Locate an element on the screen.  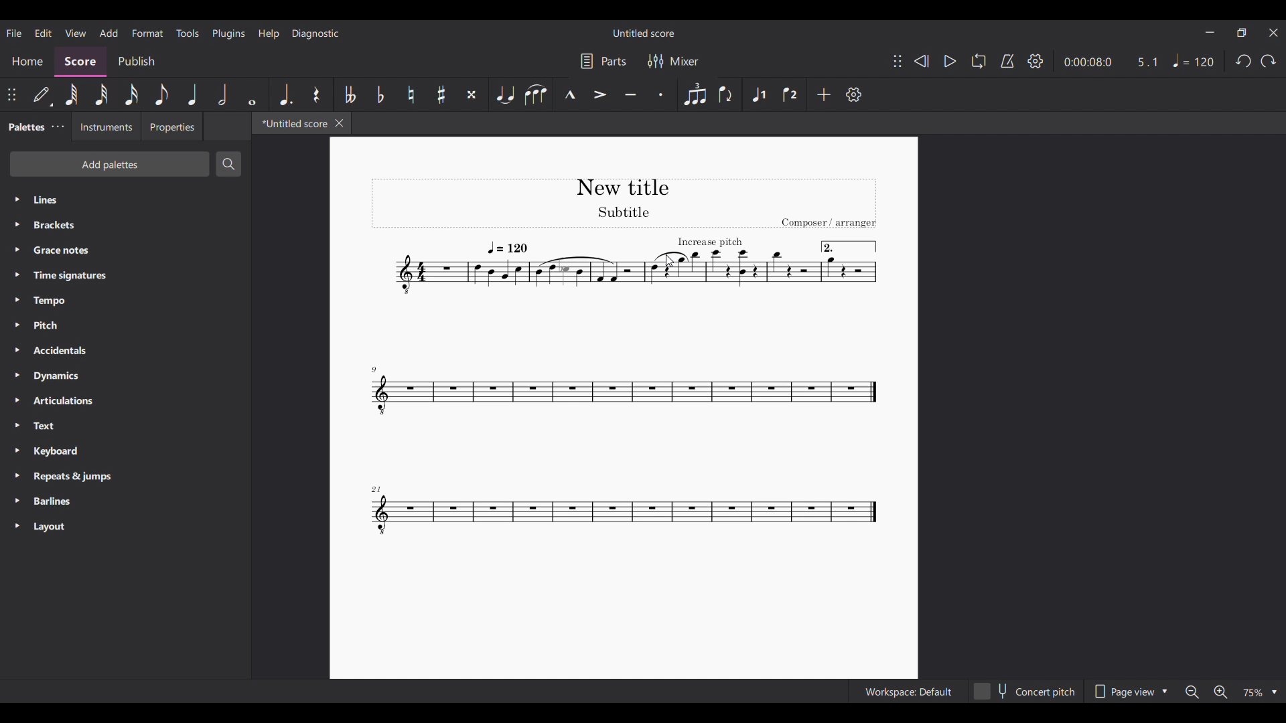
Tuplet is located at coordinates (695, 94).